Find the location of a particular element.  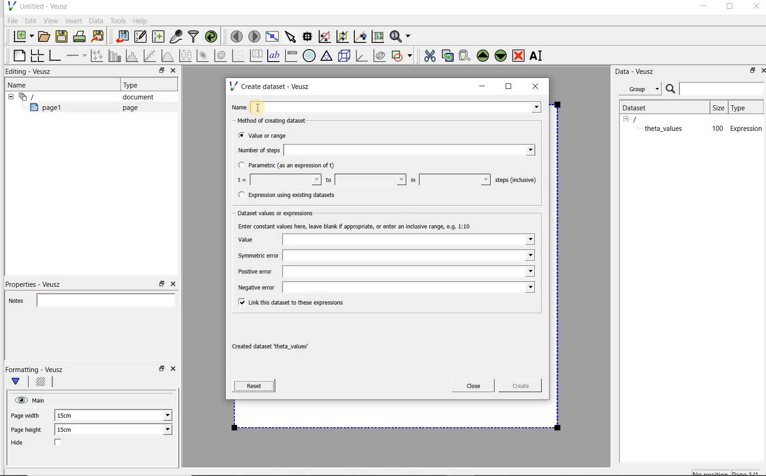

image color bar is located at coordinates (291, 56).